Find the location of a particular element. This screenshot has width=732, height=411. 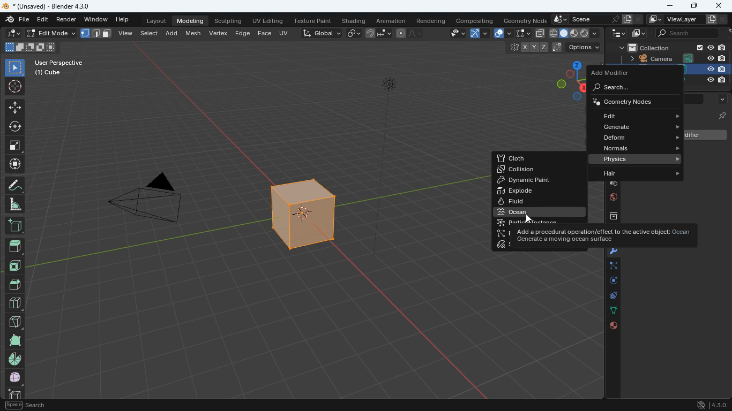

dimensions is located at coordinates (571, 80).